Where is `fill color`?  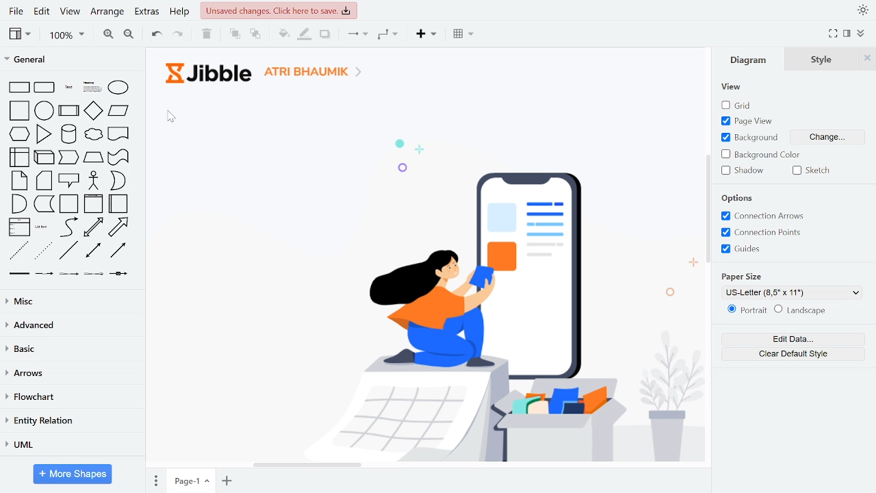 fill color is located at coordinates (282, 34).